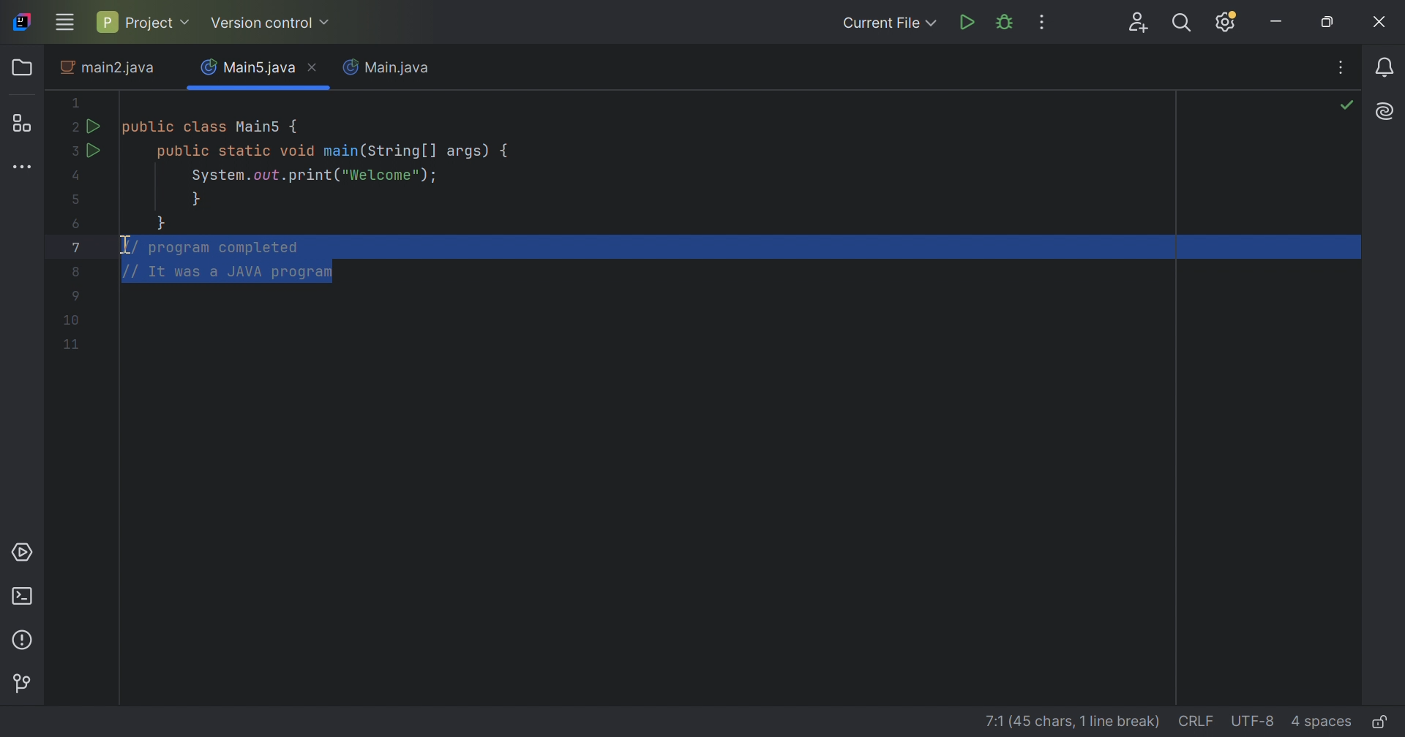 Image resolution: width=1405 pixels, height=737 pixels. What do you see at coordinates (1193, 722) in the screenshot?
I see `CRLF` at bounding box center [1193, 722].